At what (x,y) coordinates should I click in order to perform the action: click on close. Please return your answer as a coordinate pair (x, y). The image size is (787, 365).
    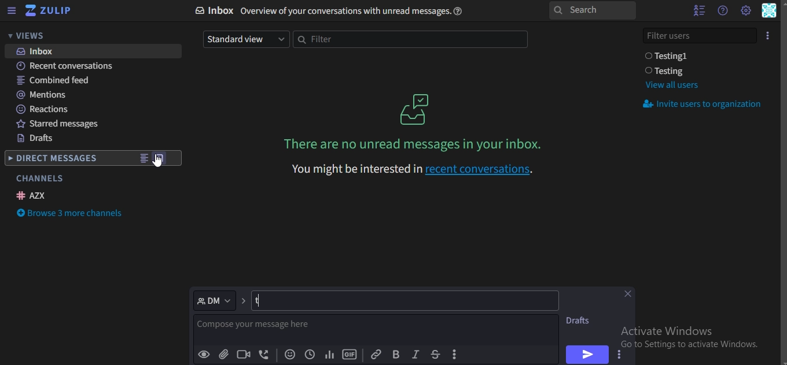
    Looking at the image, I should click on (630, 295).